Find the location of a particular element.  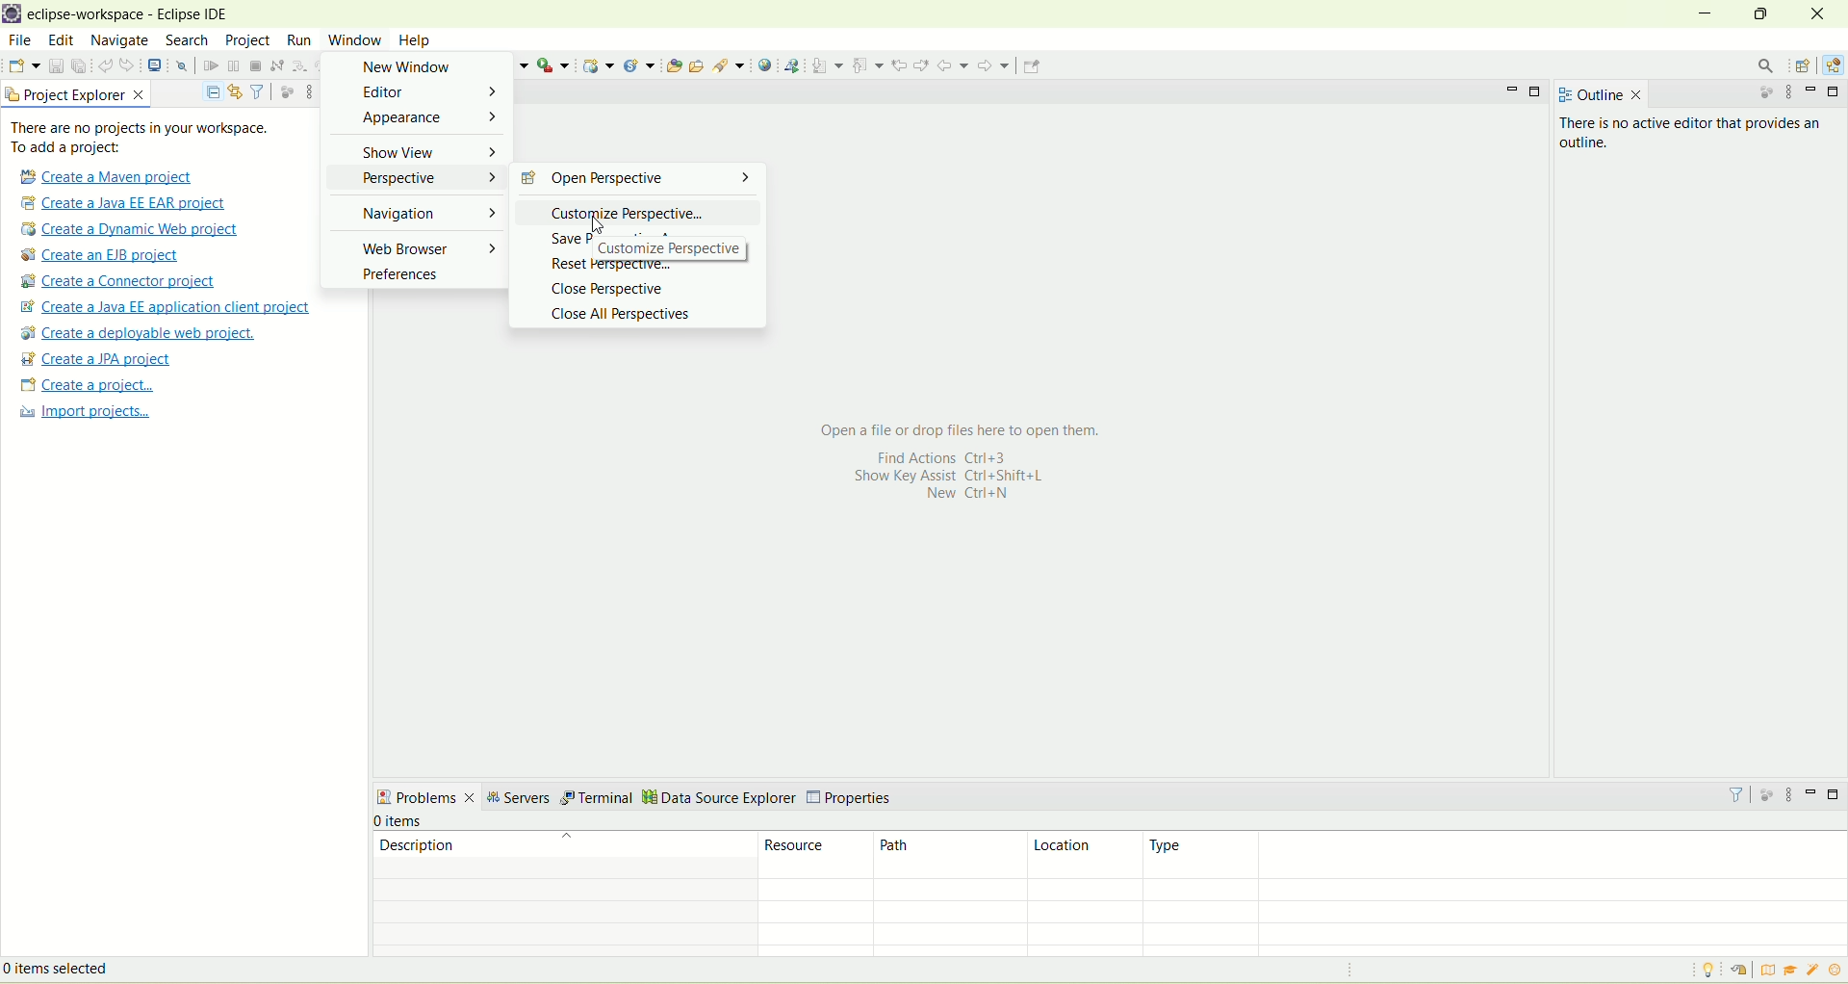

step into is located at coordinates (301, 68).